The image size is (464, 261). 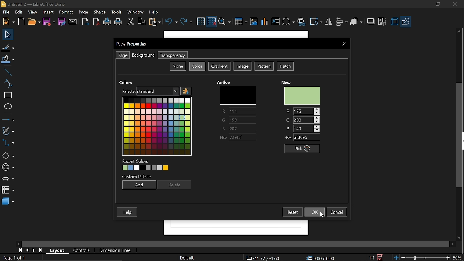 I want to click on View, so click(x=32, y=13).